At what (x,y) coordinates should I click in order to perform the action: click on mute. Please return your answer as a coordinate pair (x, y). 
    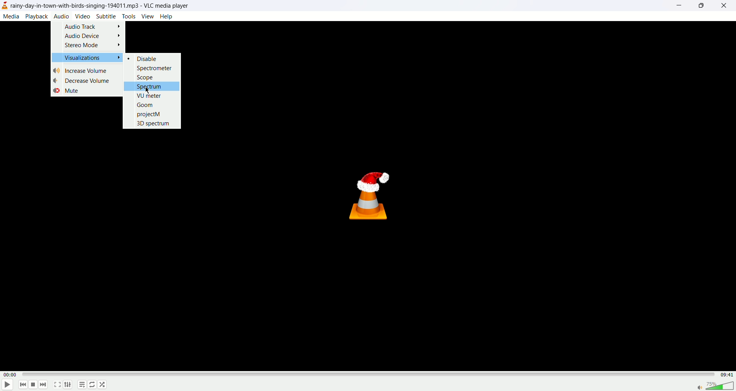
    Looking at the image, I should click on (66, 91).